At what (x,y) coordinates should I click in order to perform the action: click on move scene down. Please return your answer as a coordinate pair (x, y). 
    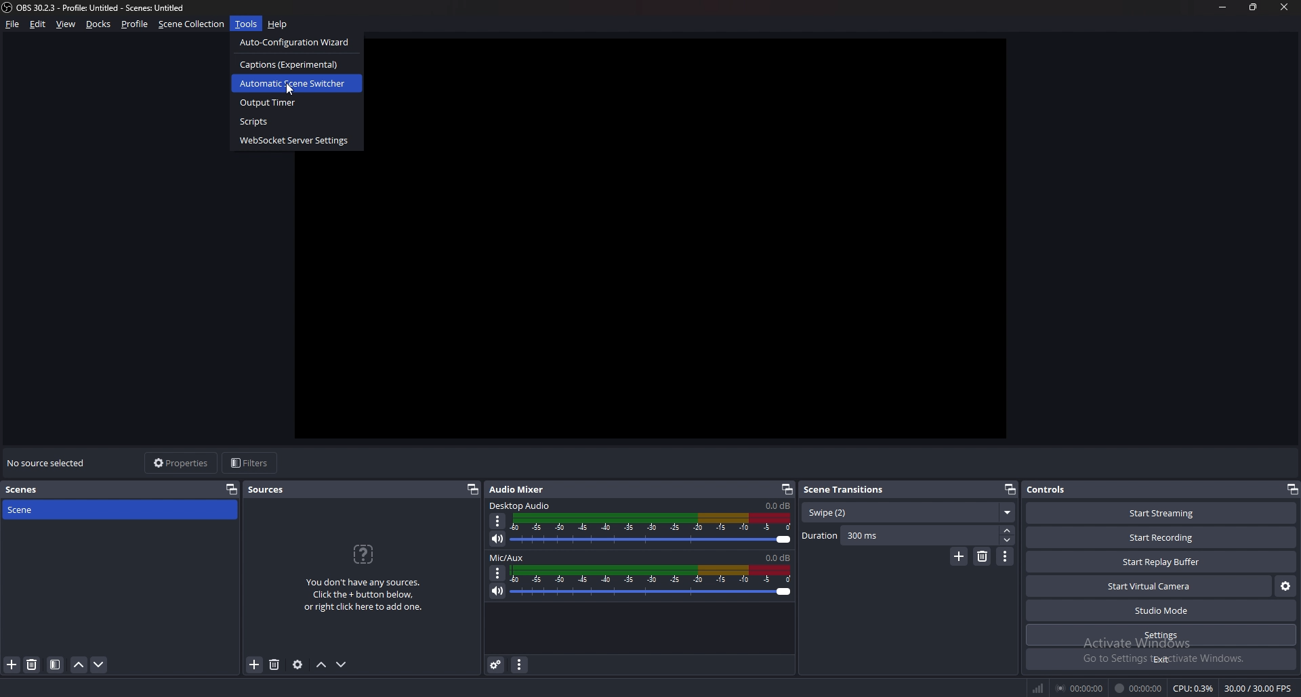
    Looking at the image, I should click on (100, 665).